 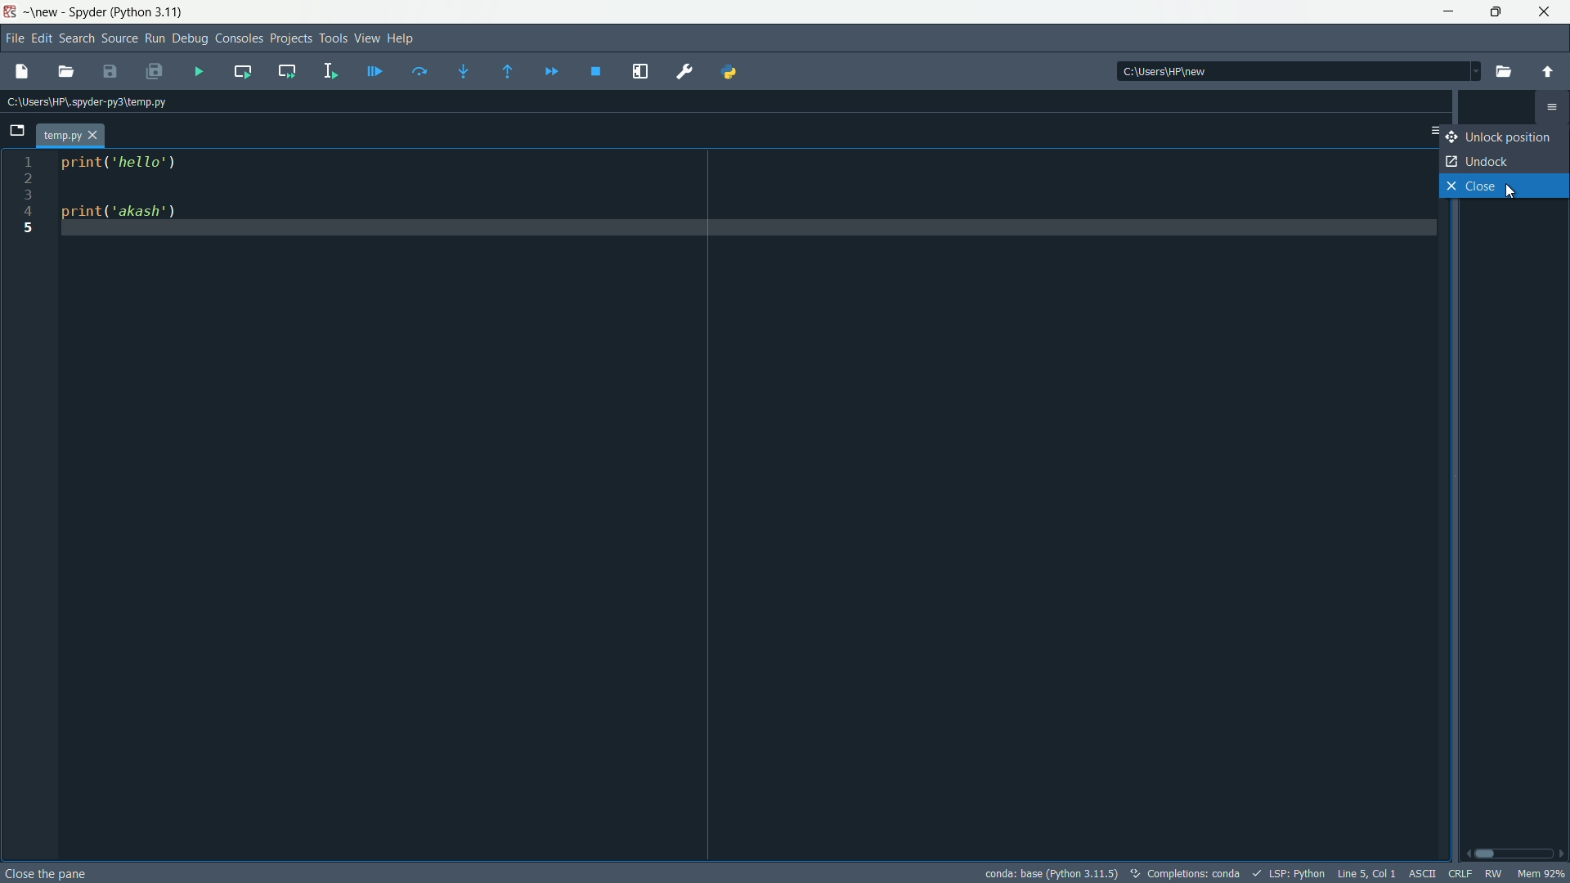 What do you see at coordinates (401, 38) in the screenshot?
I see `Help Menu` at bounding box center [401, 38].